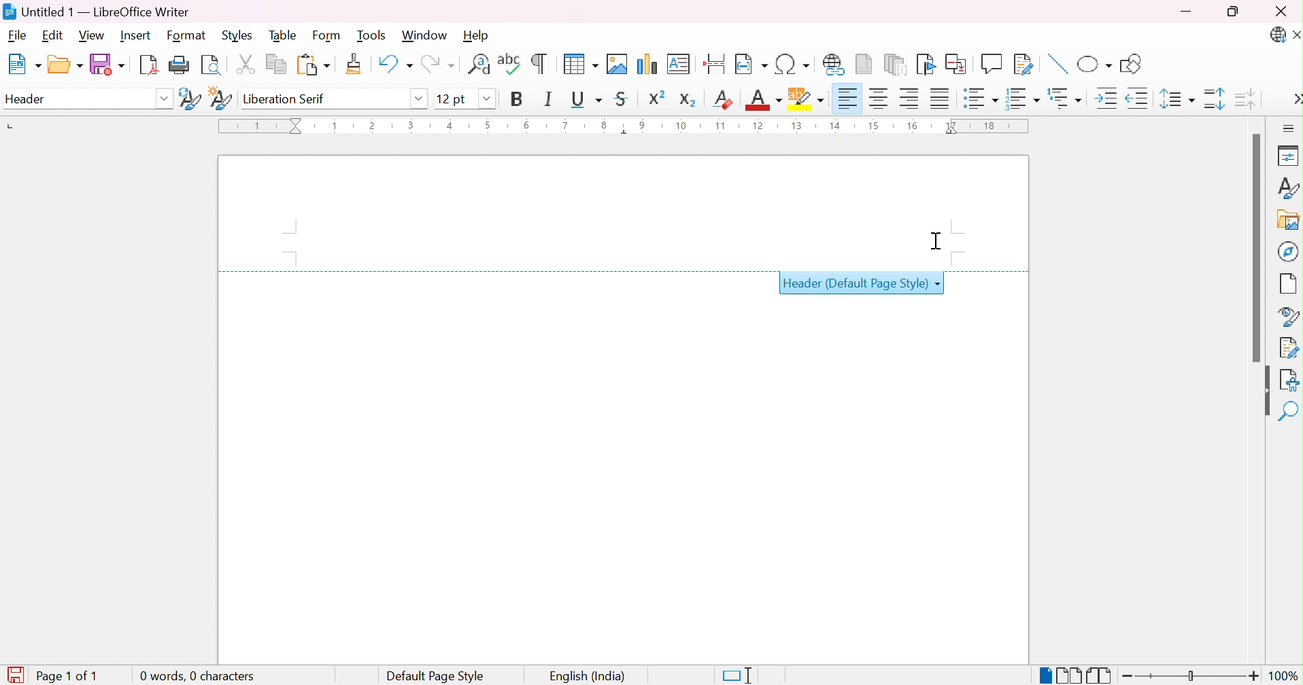  Describe the element at coordinates (622, 99) in the screenshot. I see `Strikethrough` at that location.